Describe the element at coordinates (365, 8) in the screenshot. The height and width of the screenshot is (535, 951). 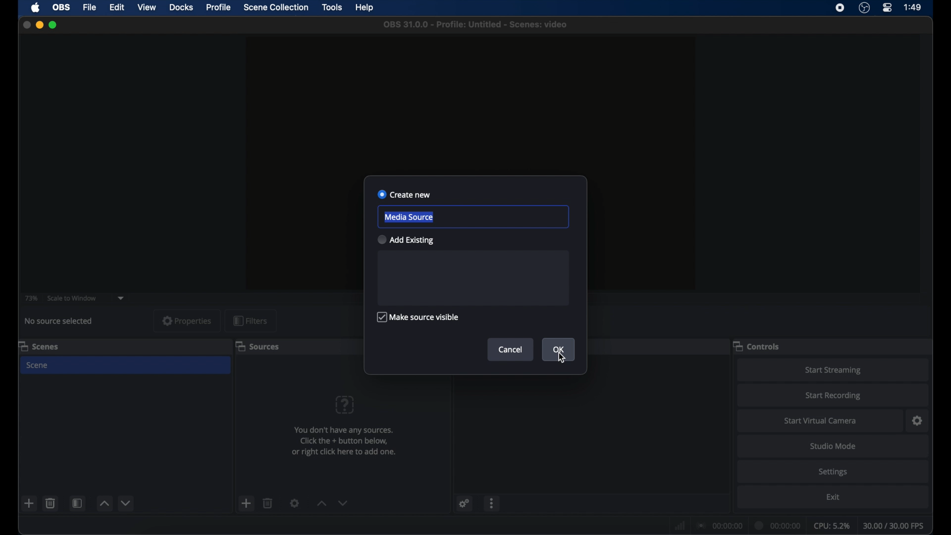
I see `help` at that location.